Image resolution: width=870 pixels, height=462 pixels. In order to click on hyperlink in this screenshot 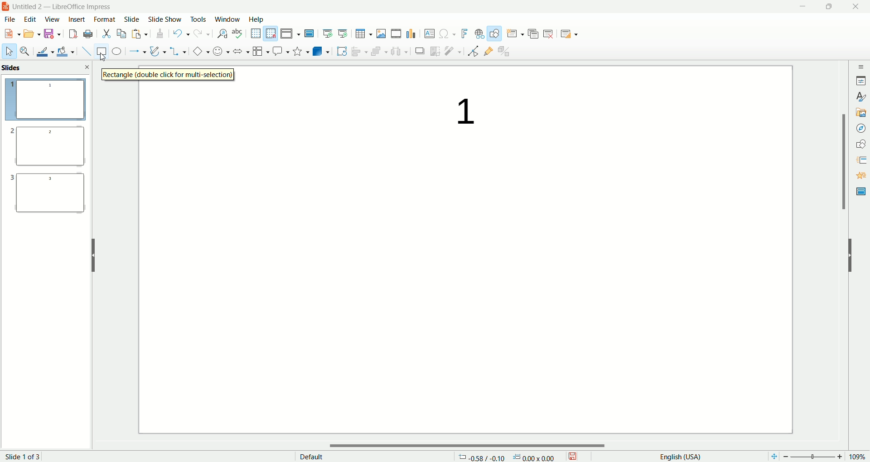, I will do `click(478, 34)`.